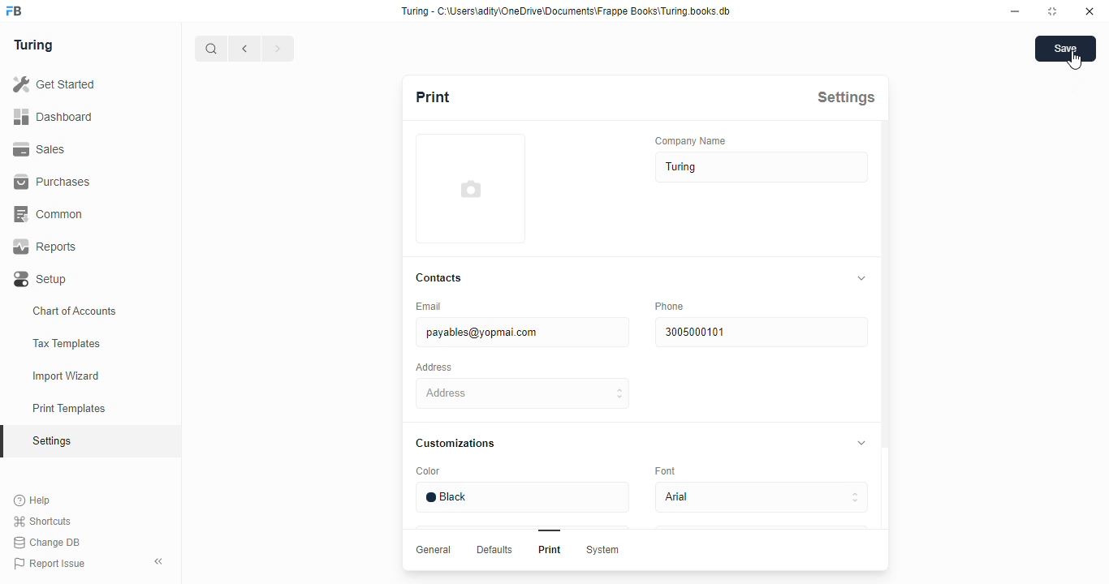 This screenshot has height=584, width=1109. I want to click on forward, so click(278, 48).